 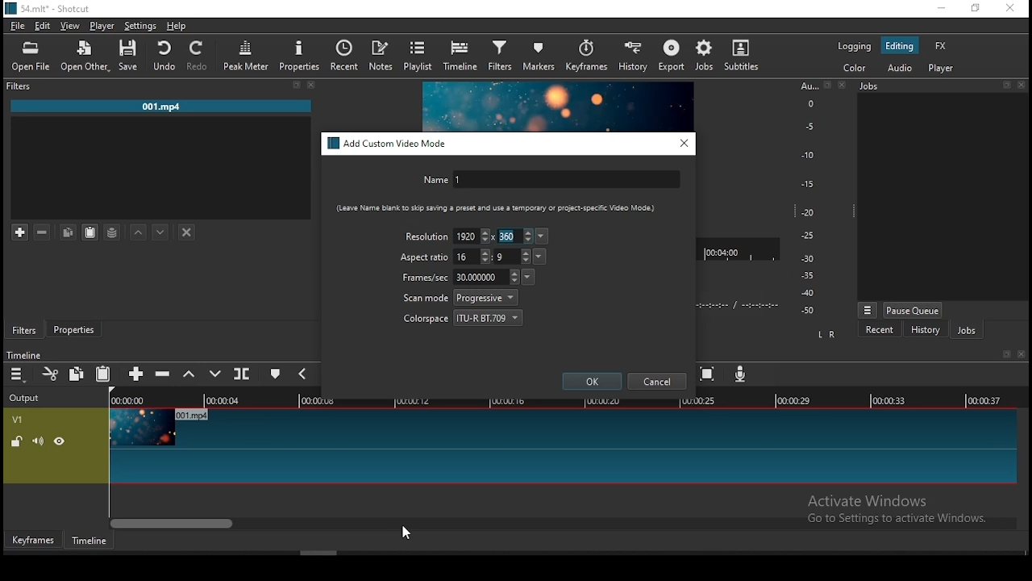 I want to click on copy, so click(x=68, y=232).